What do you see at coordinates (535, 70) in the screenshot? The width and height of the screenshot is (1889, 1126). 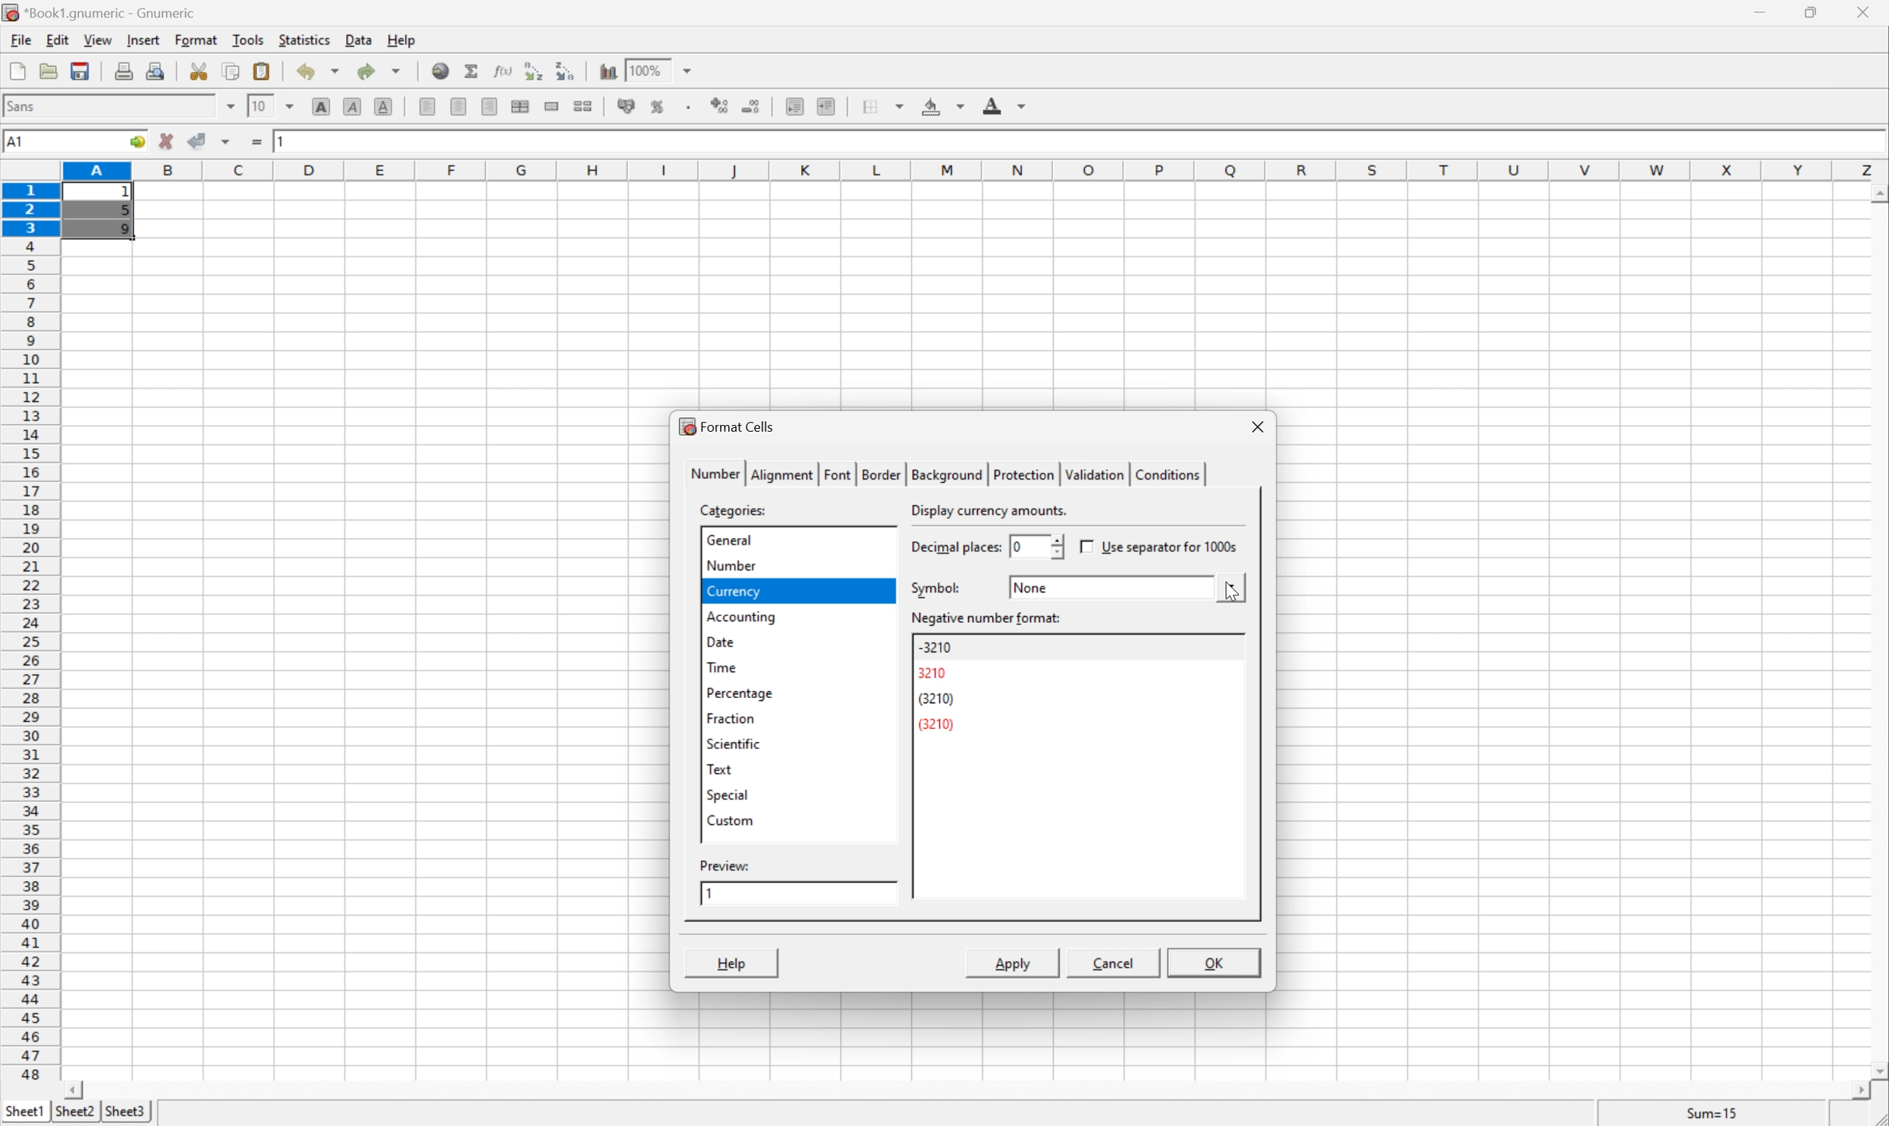 I see `Sort the selected region in ascending order based on the first column selected` at bounding box center [535, 70].